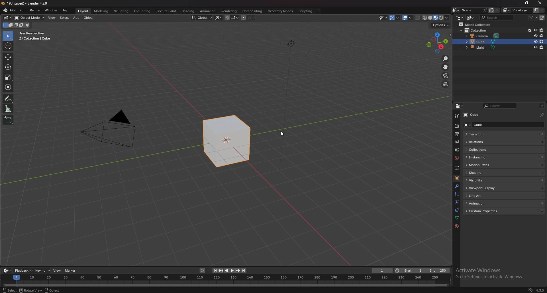 The width and height of the screenshot is (547, 293). Describe the element at coordinates (483, 203) in the screenshot. I see `animation` at that location.